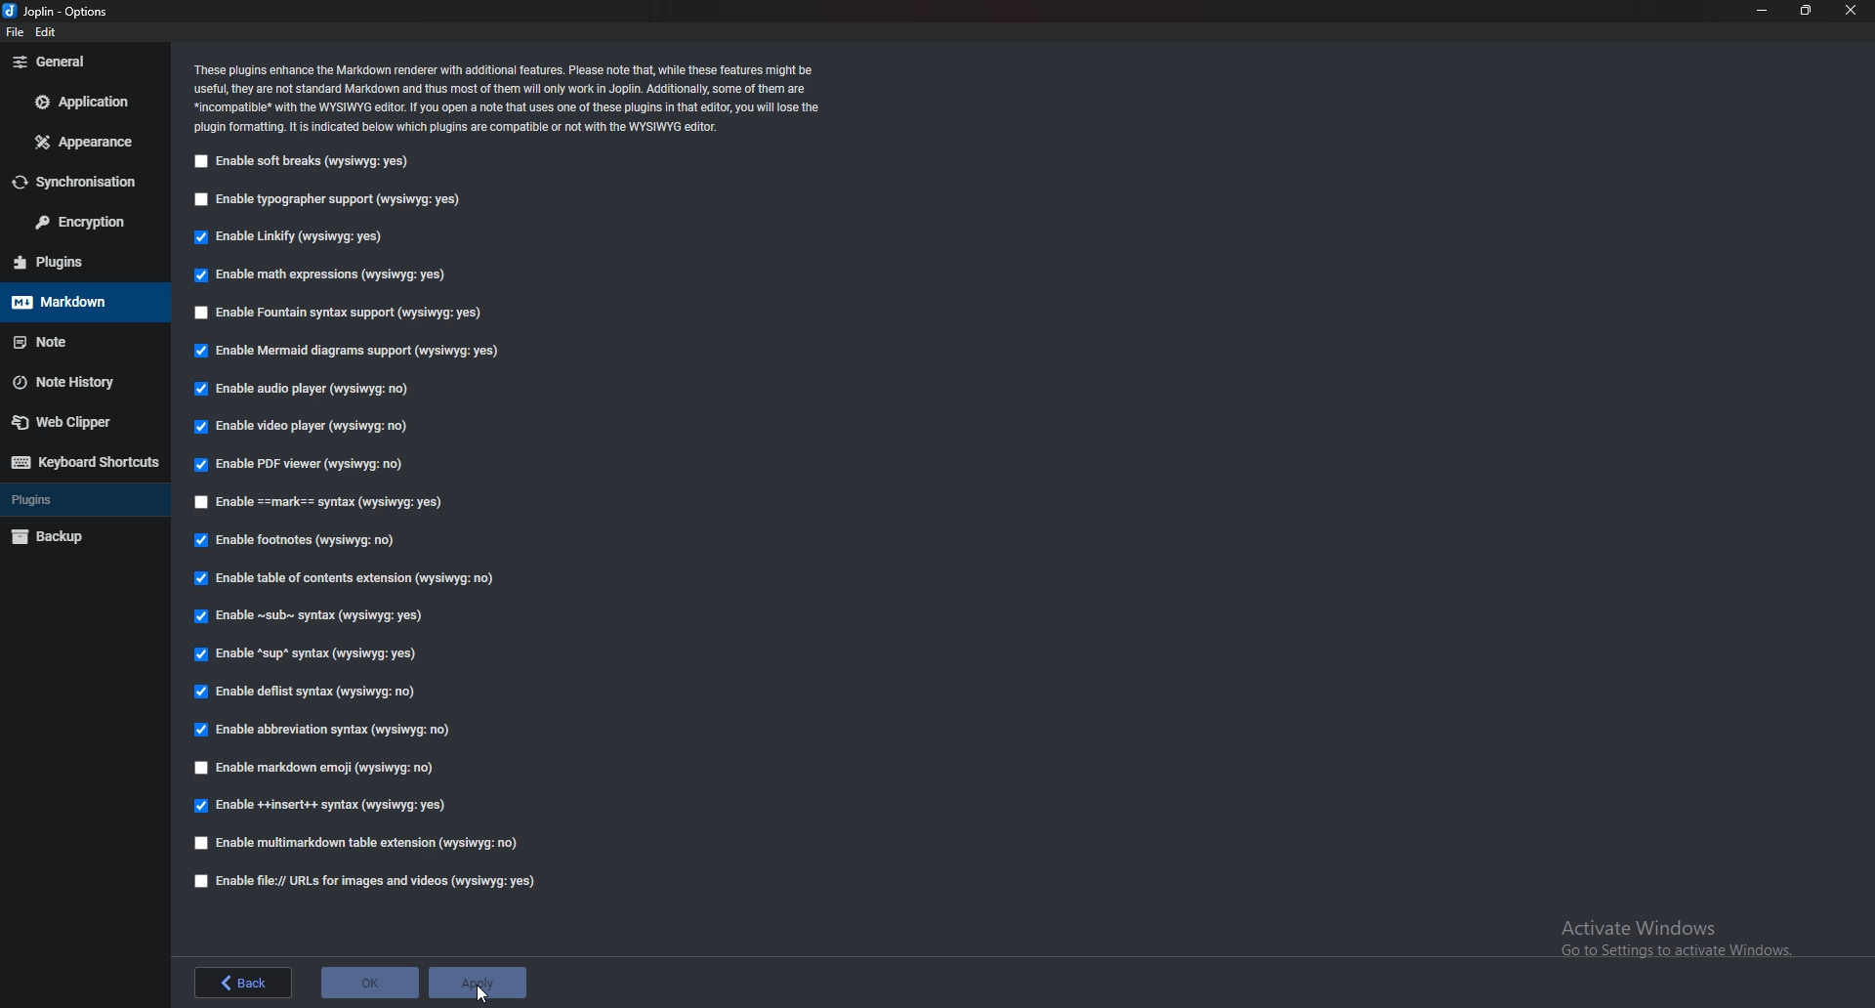  What do you see at coordinates (325, 275) in the screenshot?
I see `enable math expressions` at bounding box center [325, 275].